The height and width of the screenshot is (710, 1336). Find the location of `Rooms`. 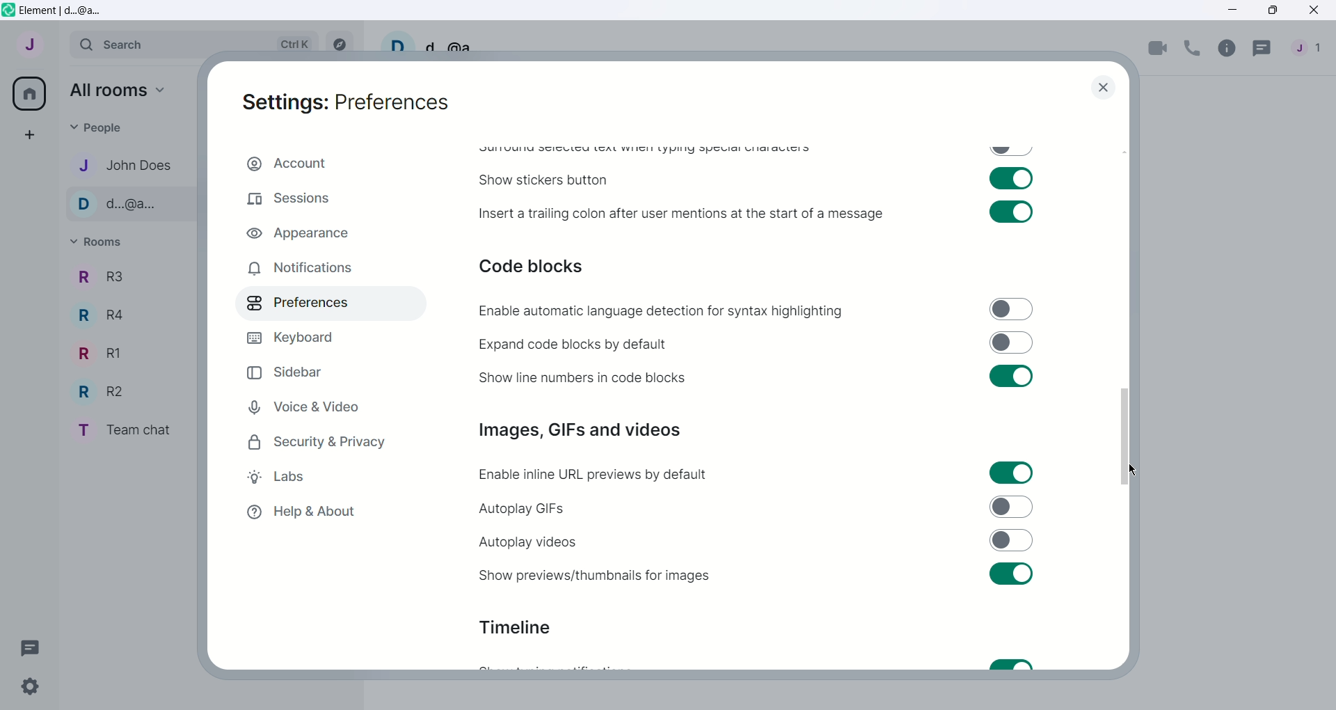

Rooms is located at coordinates (100, 242).